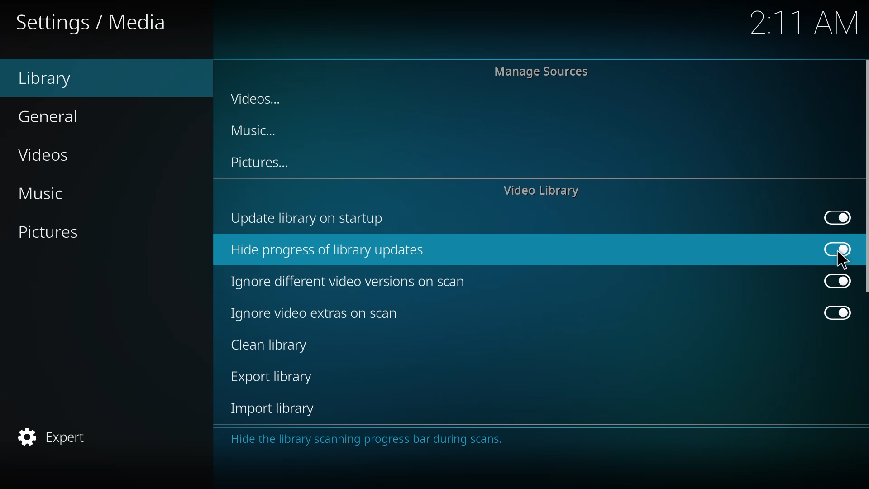 Image resolution: width=869 pixels, height=489 pixels. Describe the element at coordinates (92, 23) in the screenshot. I see `settings media` at that location.